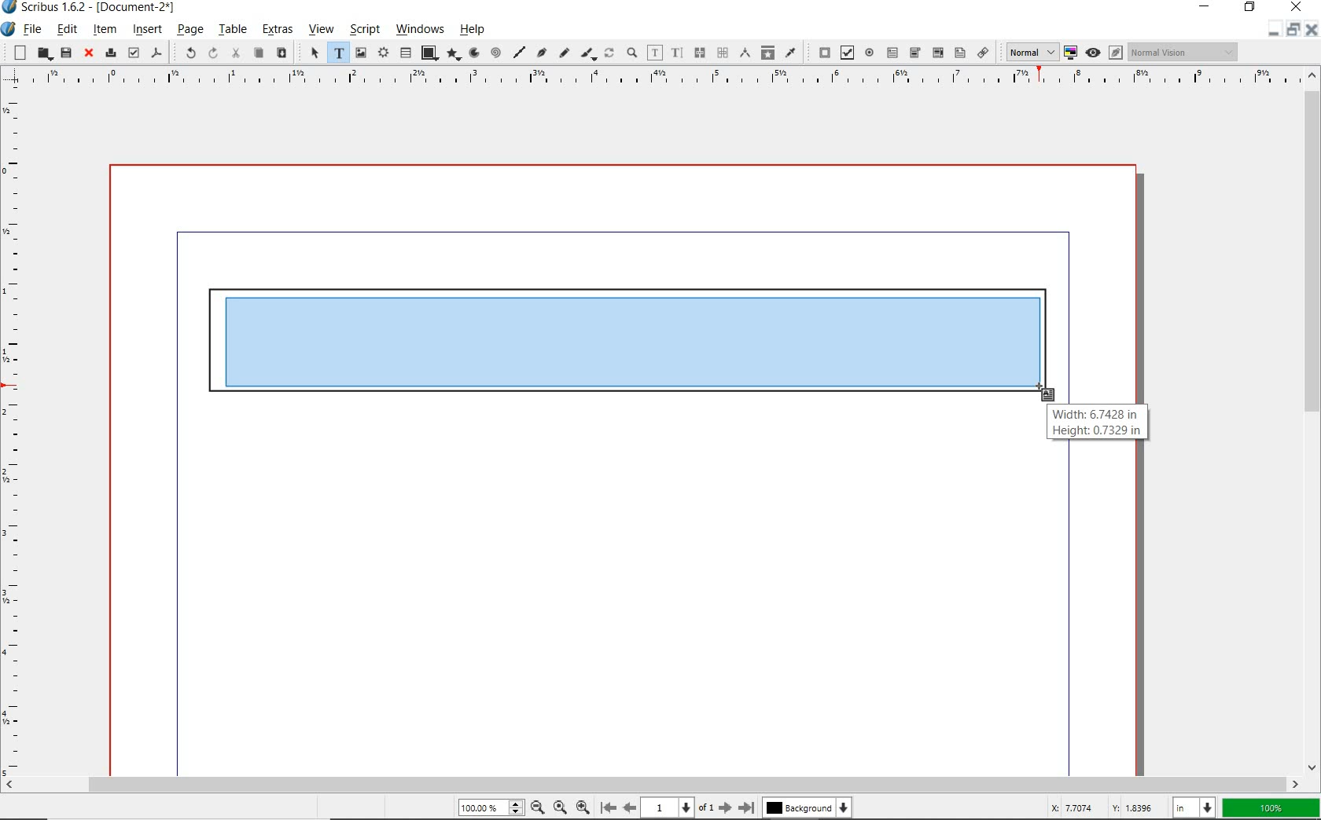 This screenshot has width=1321, height=820. Describe the element at coordinates (212, 53) in the screenshot. I see `redo` at that location.